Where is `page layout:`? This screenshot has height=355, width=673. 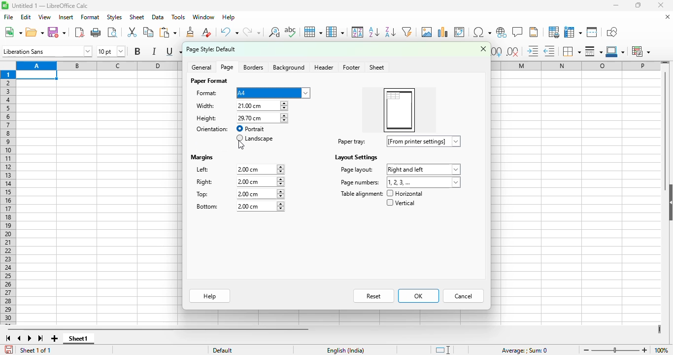 page layout: is located at coordinates (356, 170).